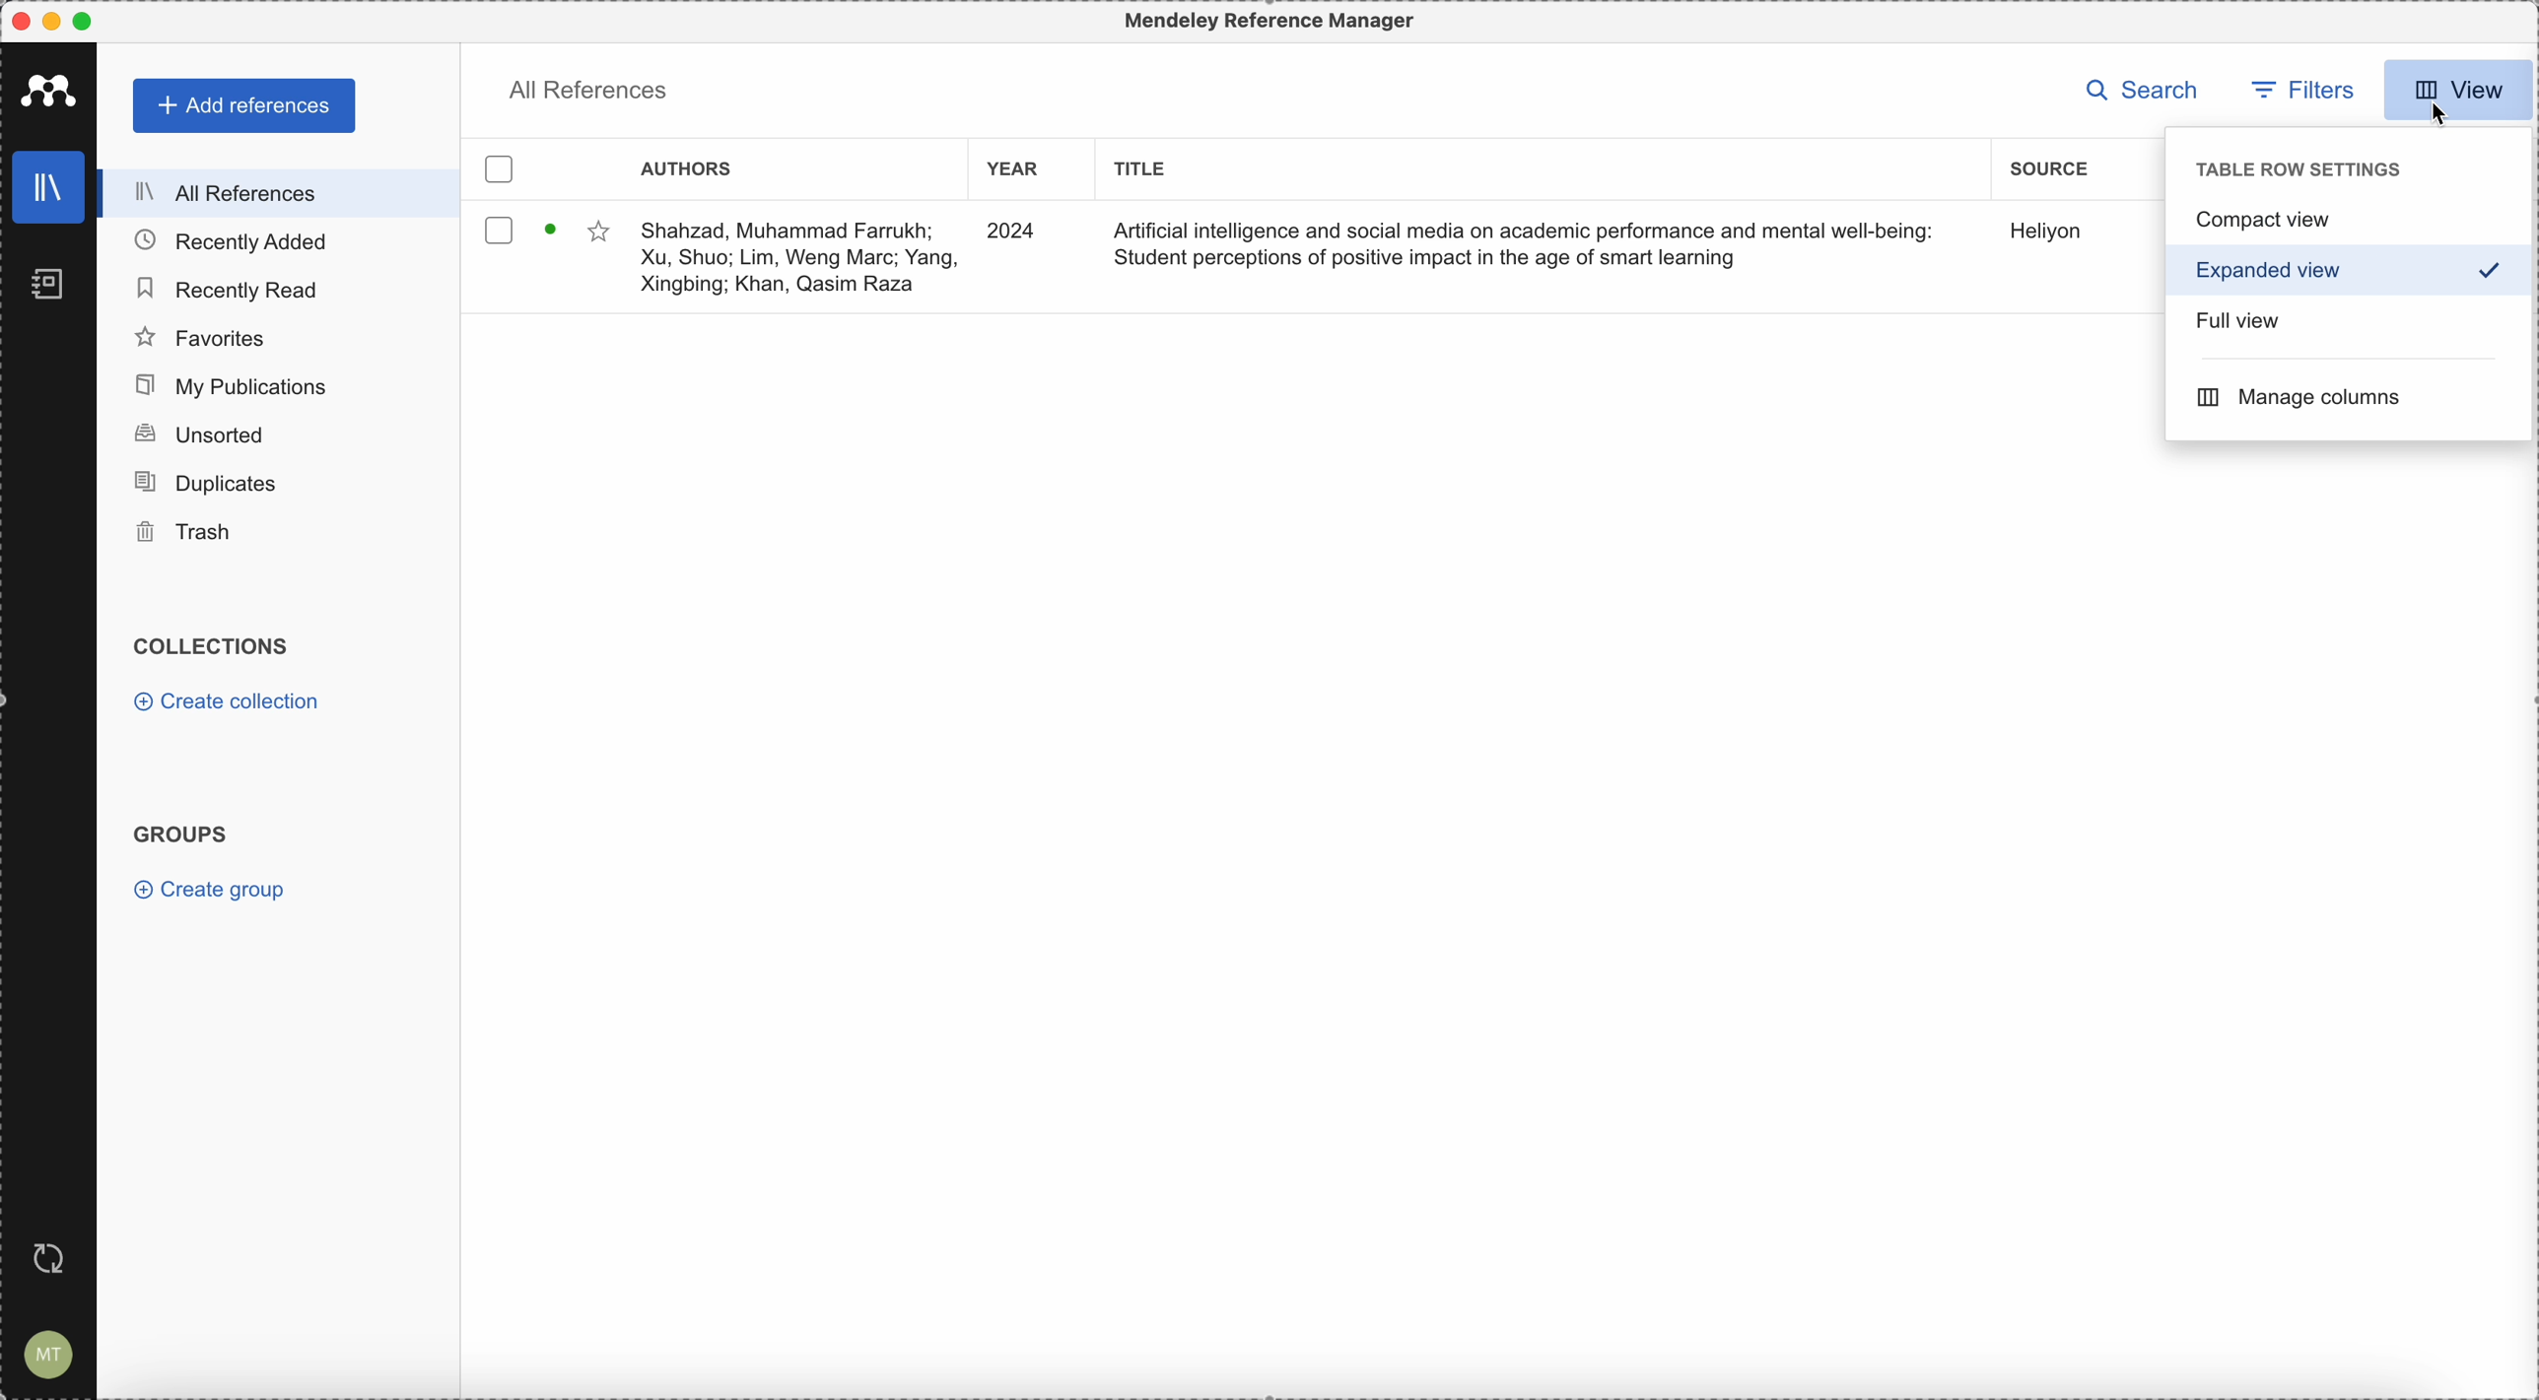 Image resolution: width=2539 pixels, height=1400 pixels. I want to click on title, so click(1144, 171).